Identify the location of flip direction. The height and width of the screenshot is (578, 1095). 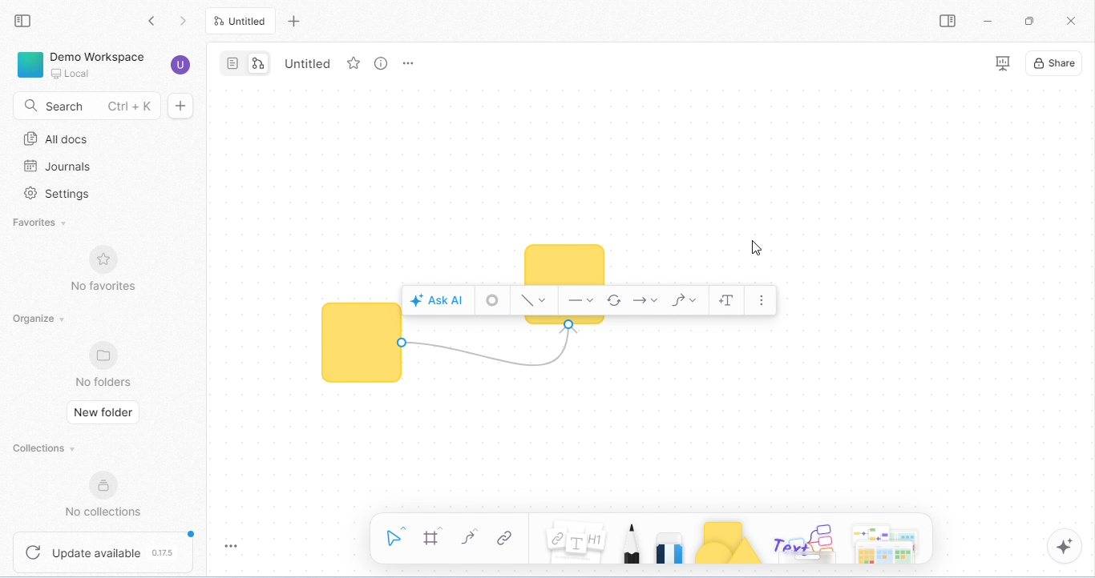
(616, 301).